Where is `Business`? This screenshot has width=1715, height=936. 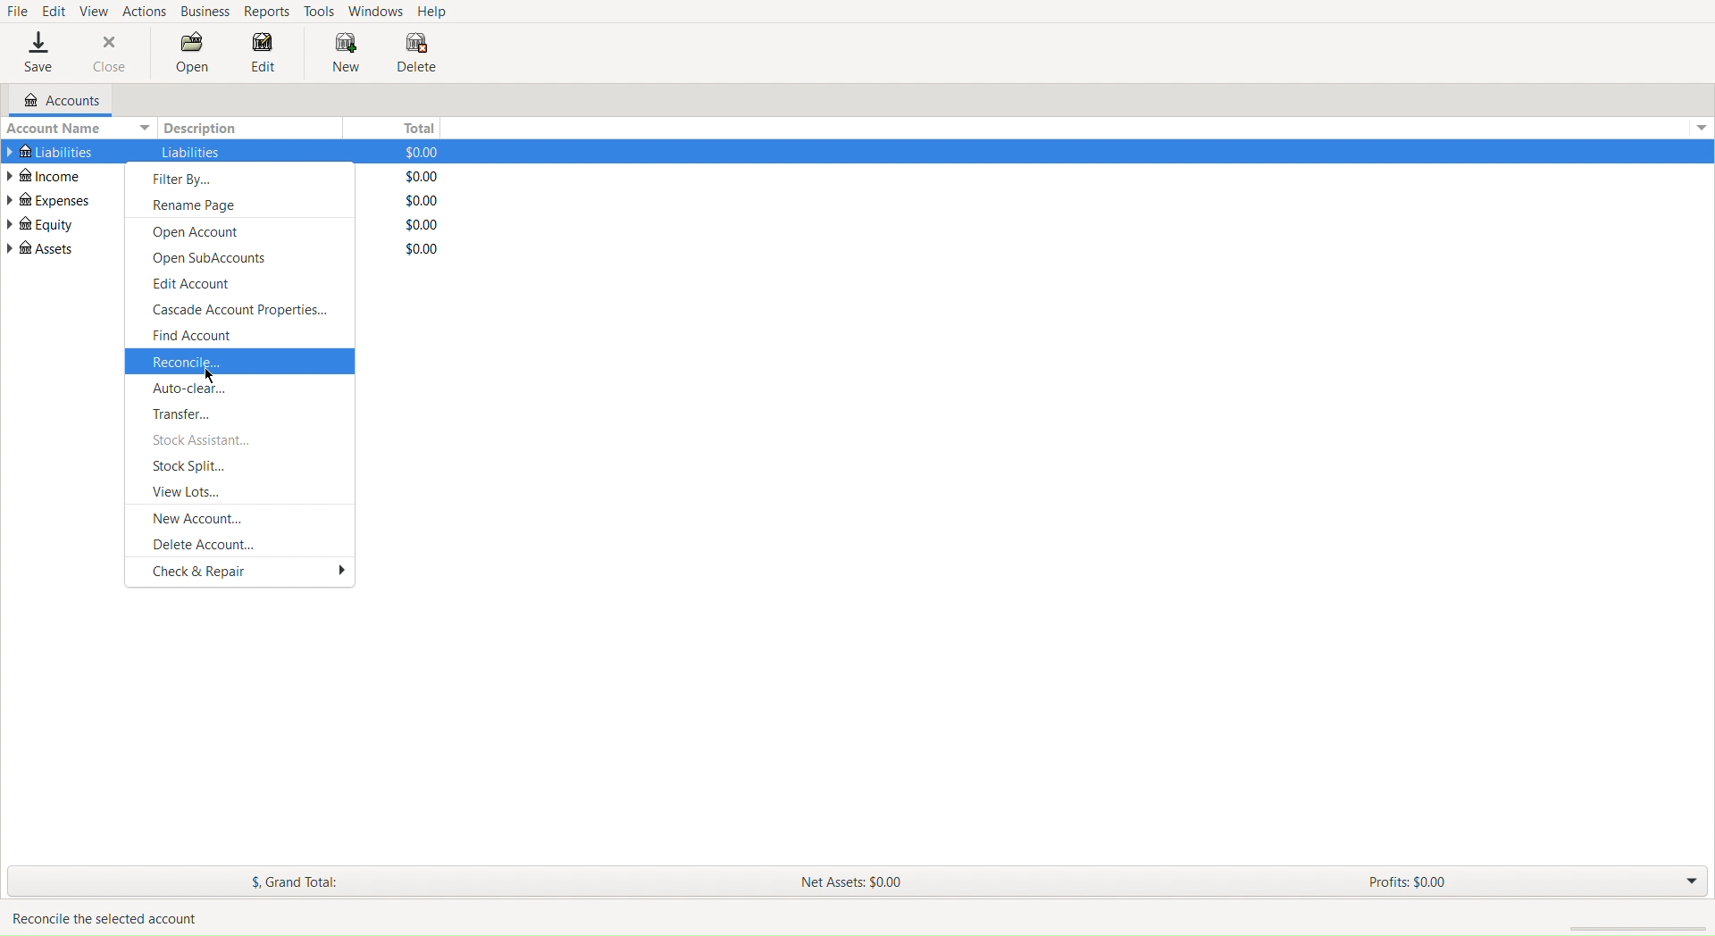
Business is located at coordinates (205, 13).